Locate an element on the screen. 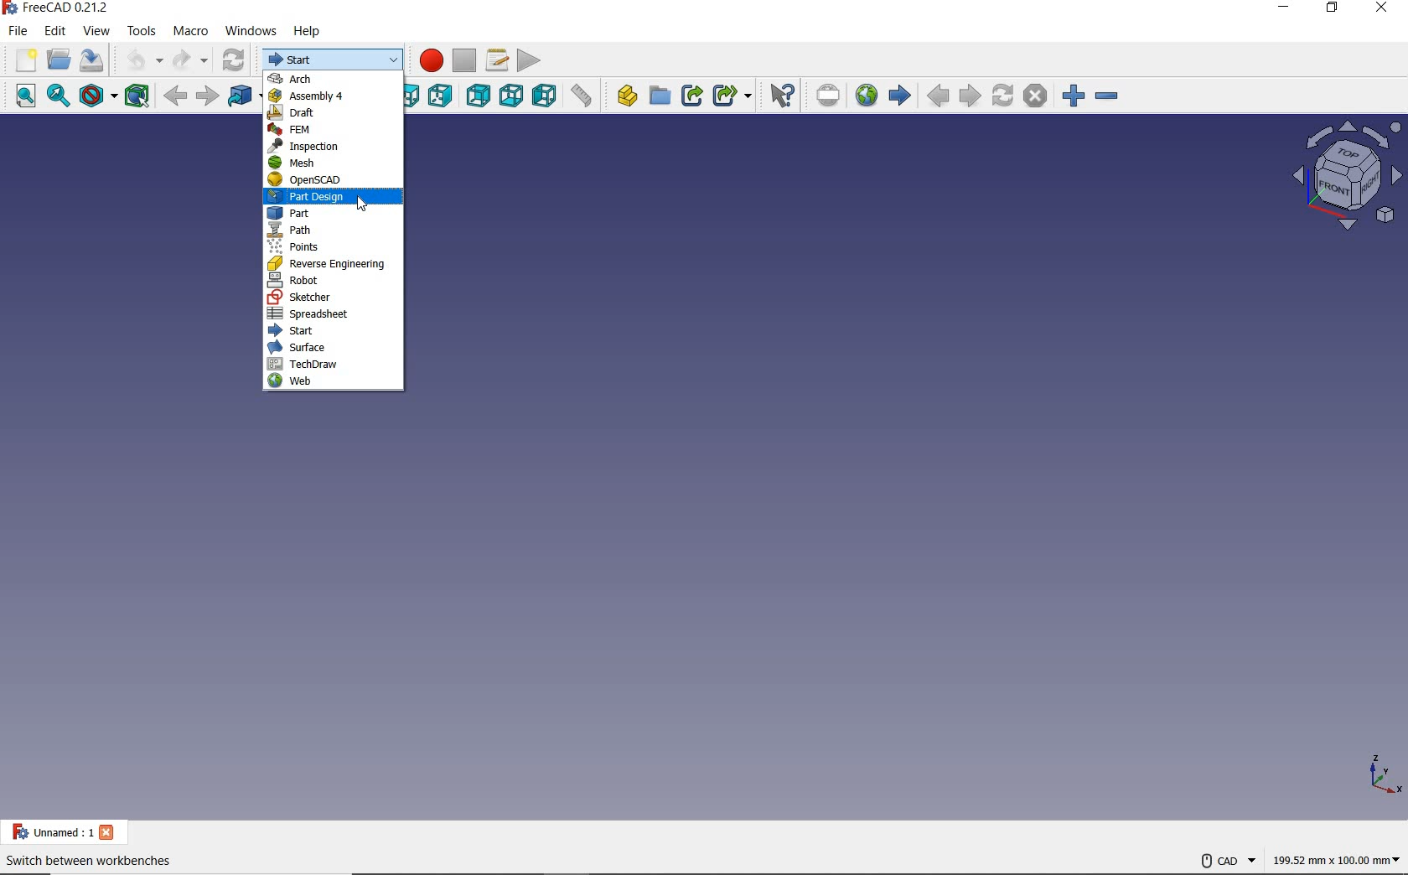 The width and height of the screenshot is (1408, 875). WHAT'S THIS is located at coordinates (779, 97).